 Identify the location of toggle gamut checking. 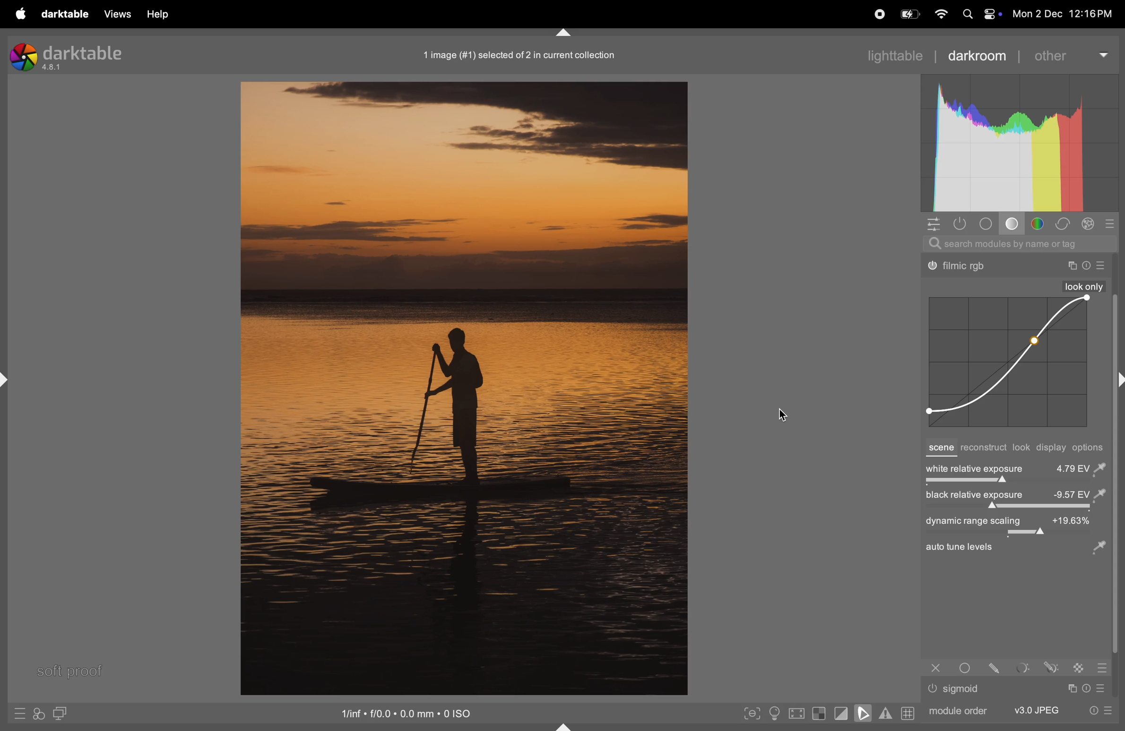
(885, 713).